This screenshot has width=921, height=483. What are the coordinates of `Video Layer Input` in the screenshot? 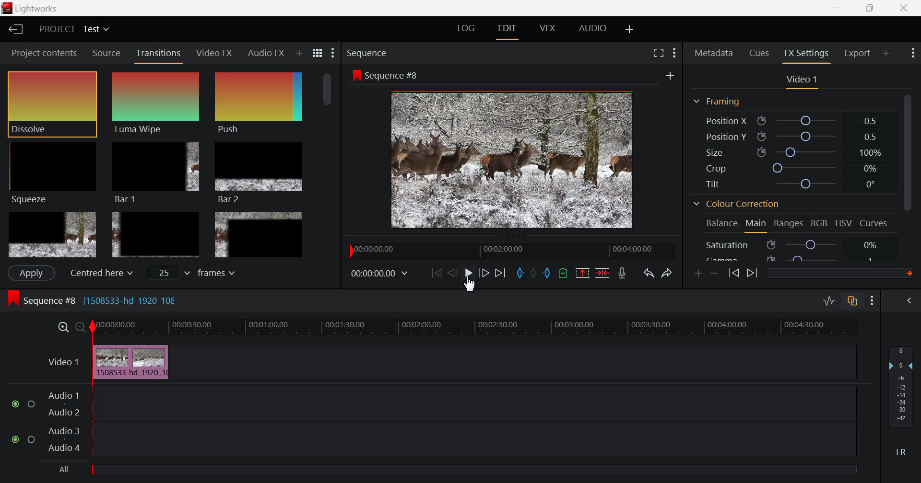 It's located at (61, 364).